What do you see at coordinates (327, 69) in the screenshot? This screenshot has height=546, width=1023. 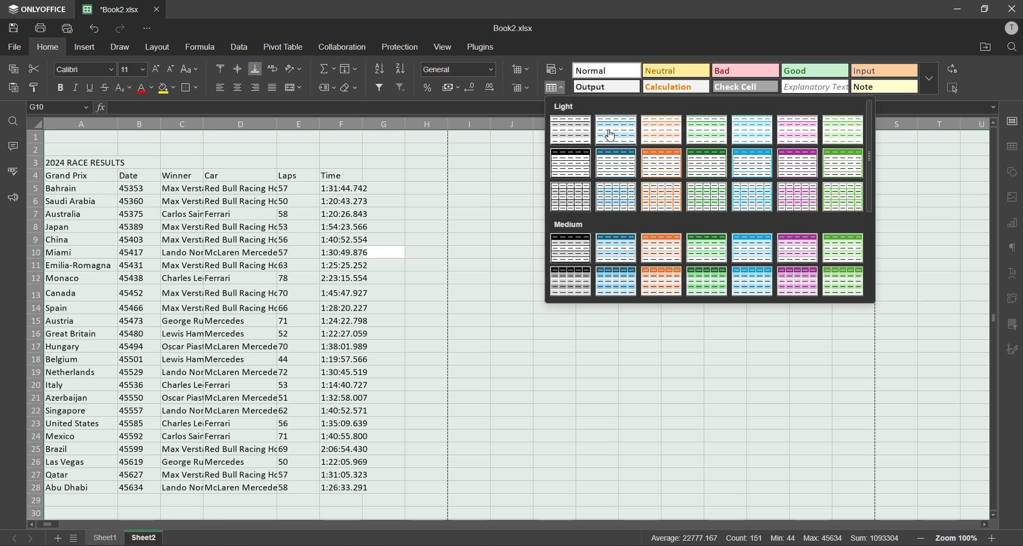 I see `summation` at bounding box center [327, 69].